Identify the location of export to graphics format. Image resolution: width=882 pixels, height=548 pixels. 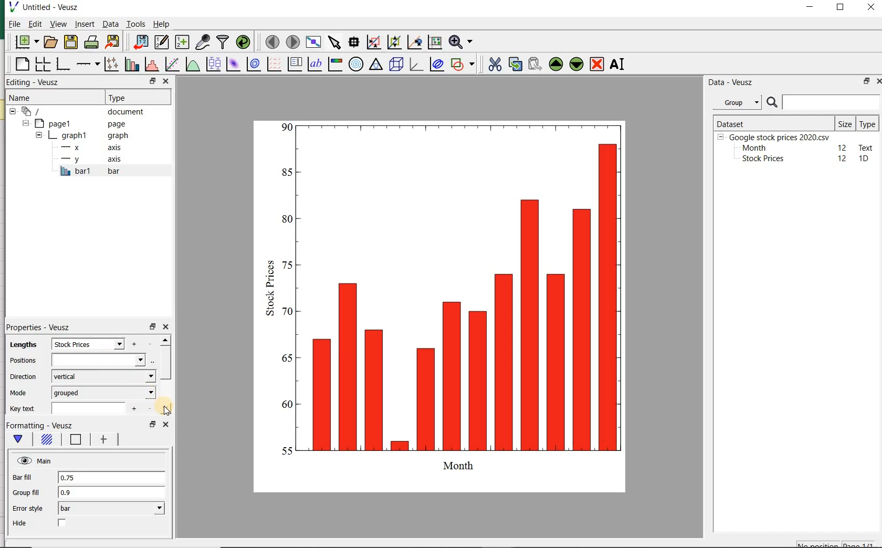
(113, 43).